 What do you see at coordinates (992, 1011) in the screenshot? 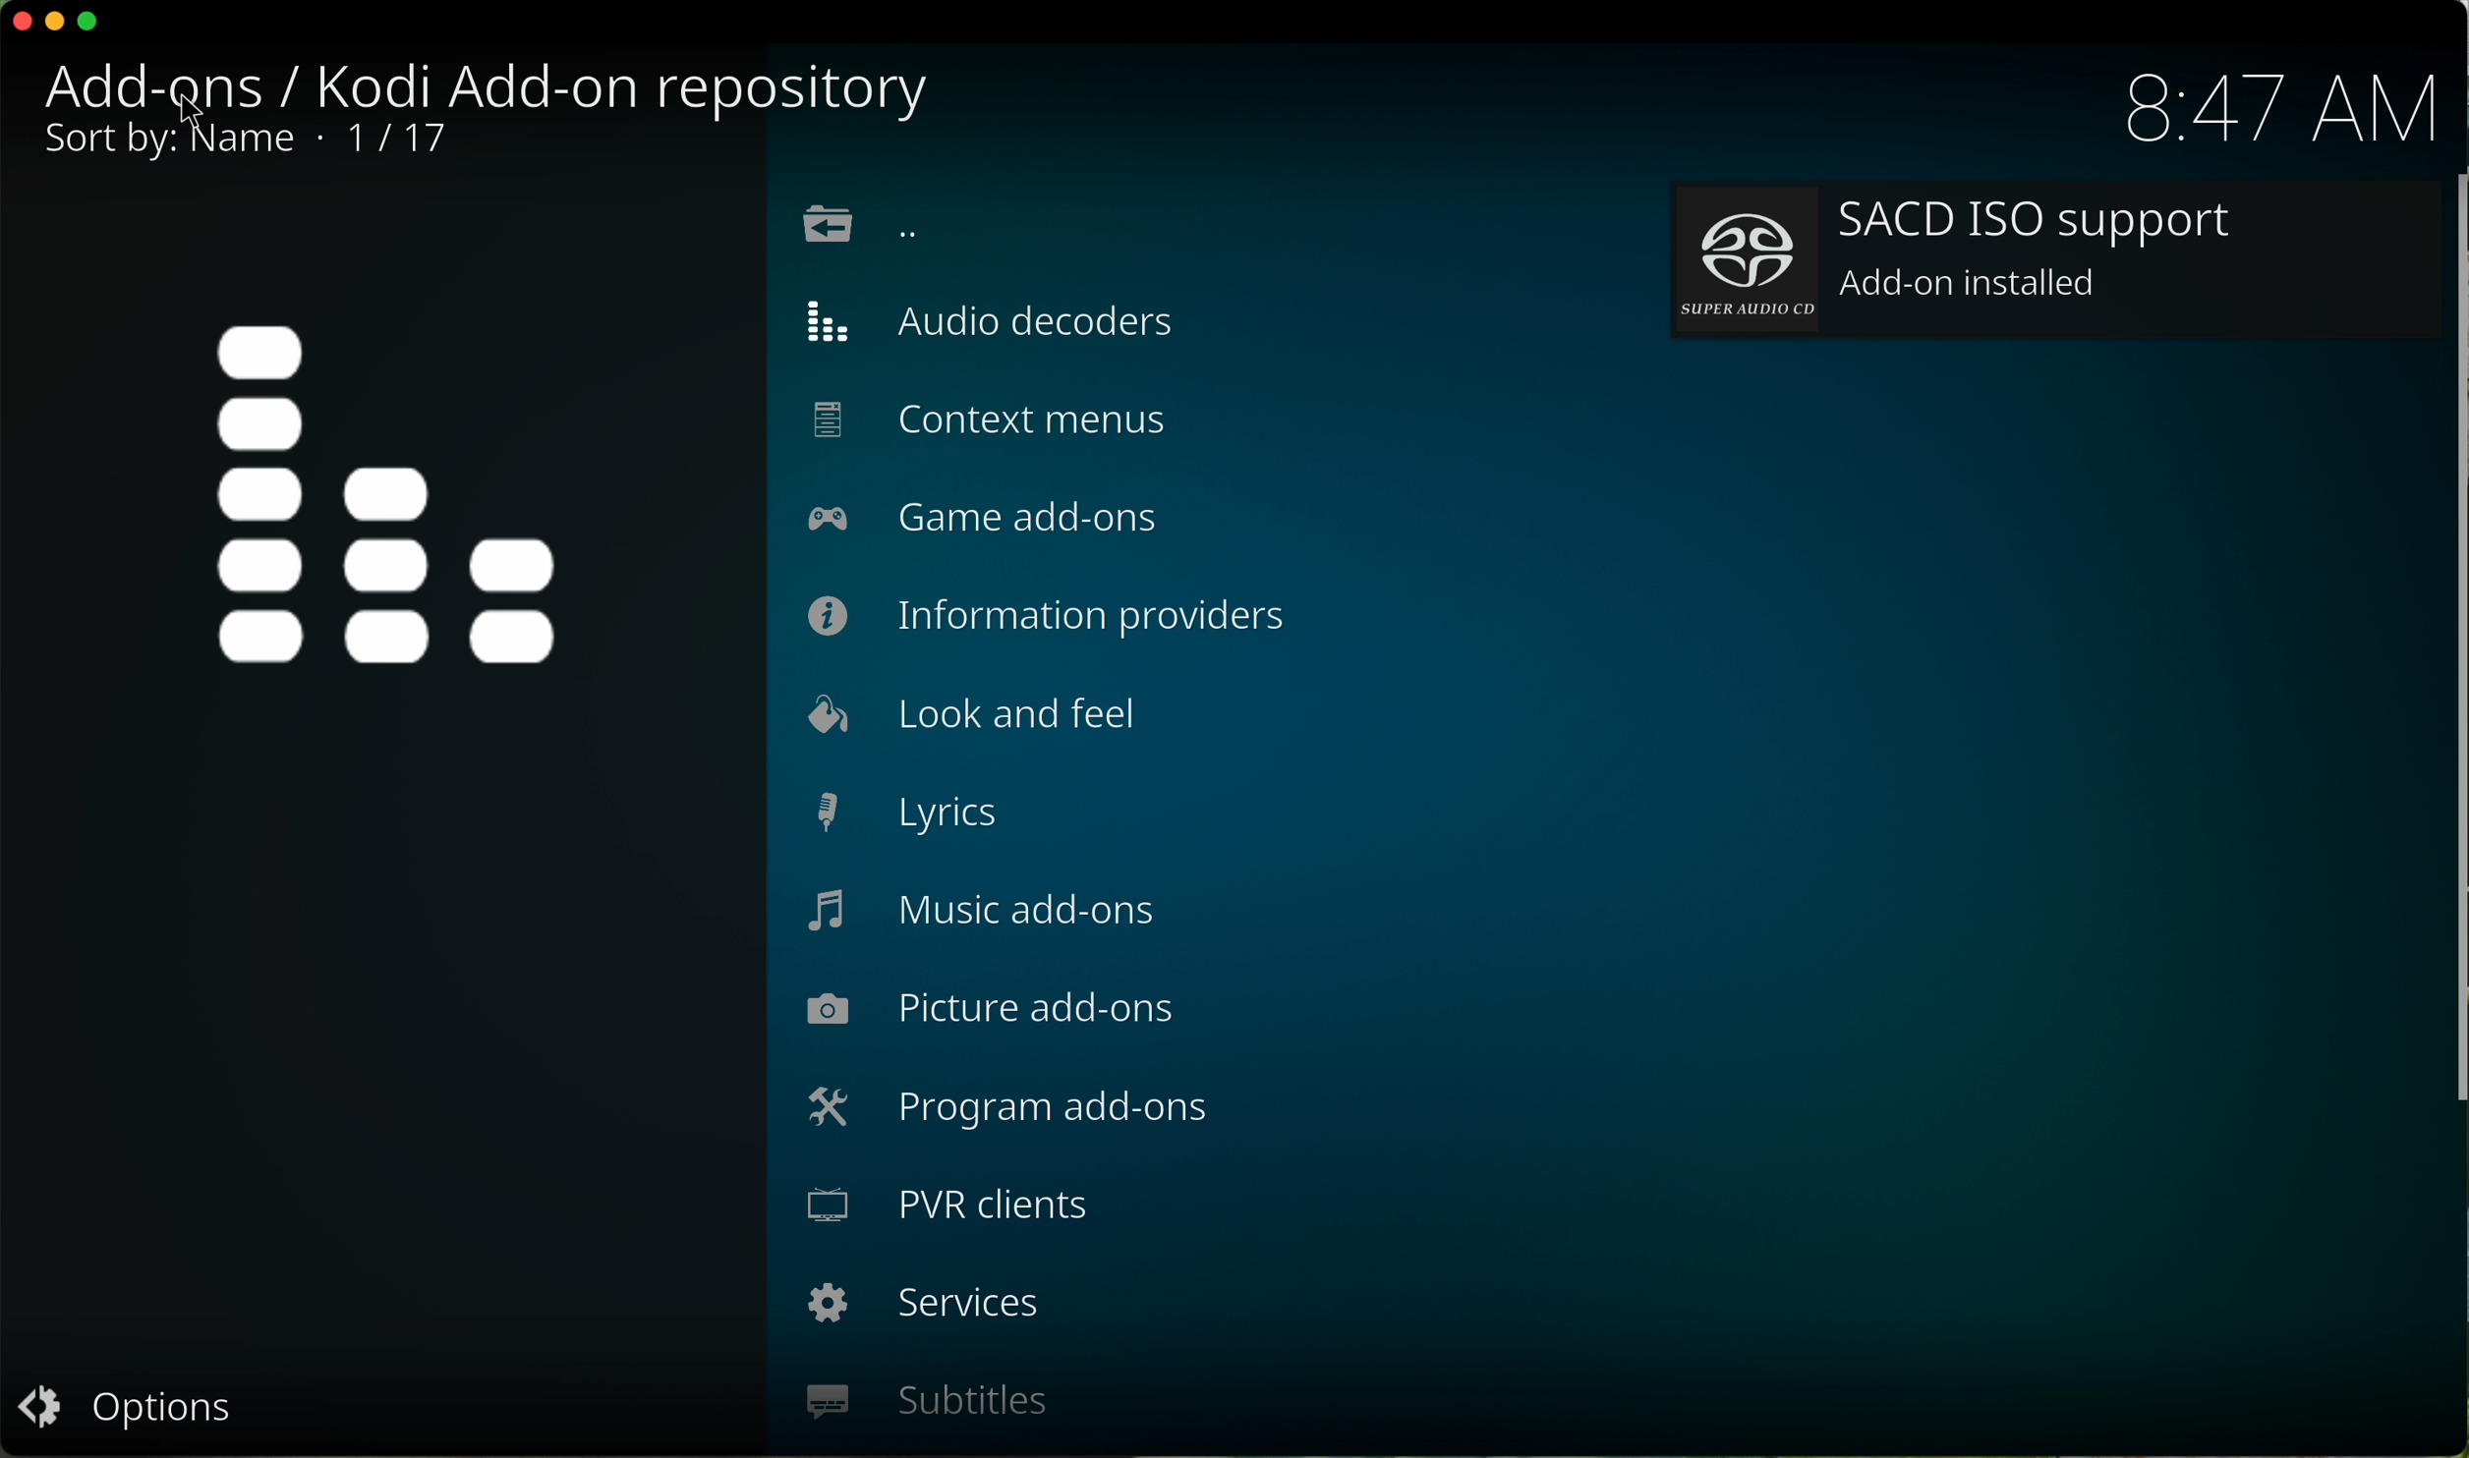
I see `picture add-ons` at bounding box center [992, 1011].